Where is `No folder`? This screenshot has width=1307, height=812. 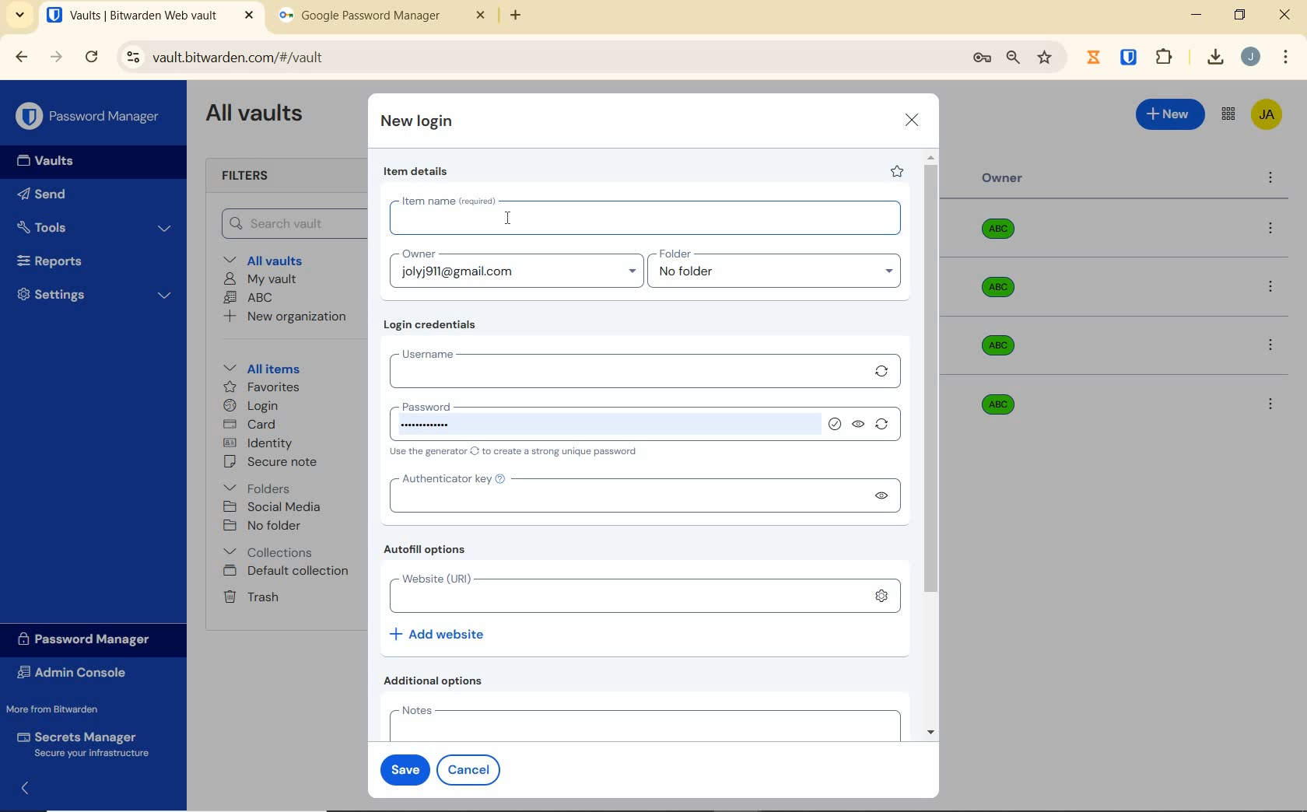 No folder is located at coordinates (265, 527).